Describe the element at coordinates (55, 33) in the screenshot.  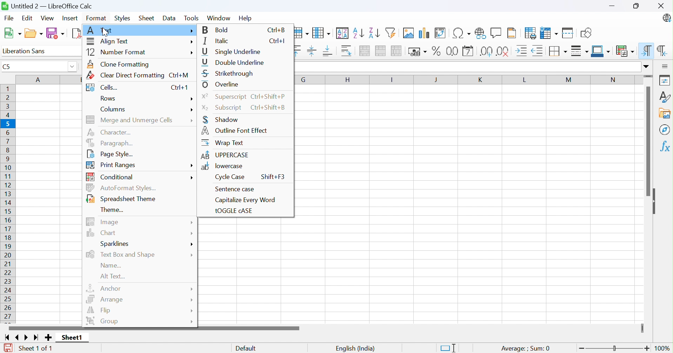
I see `Save` at that location.